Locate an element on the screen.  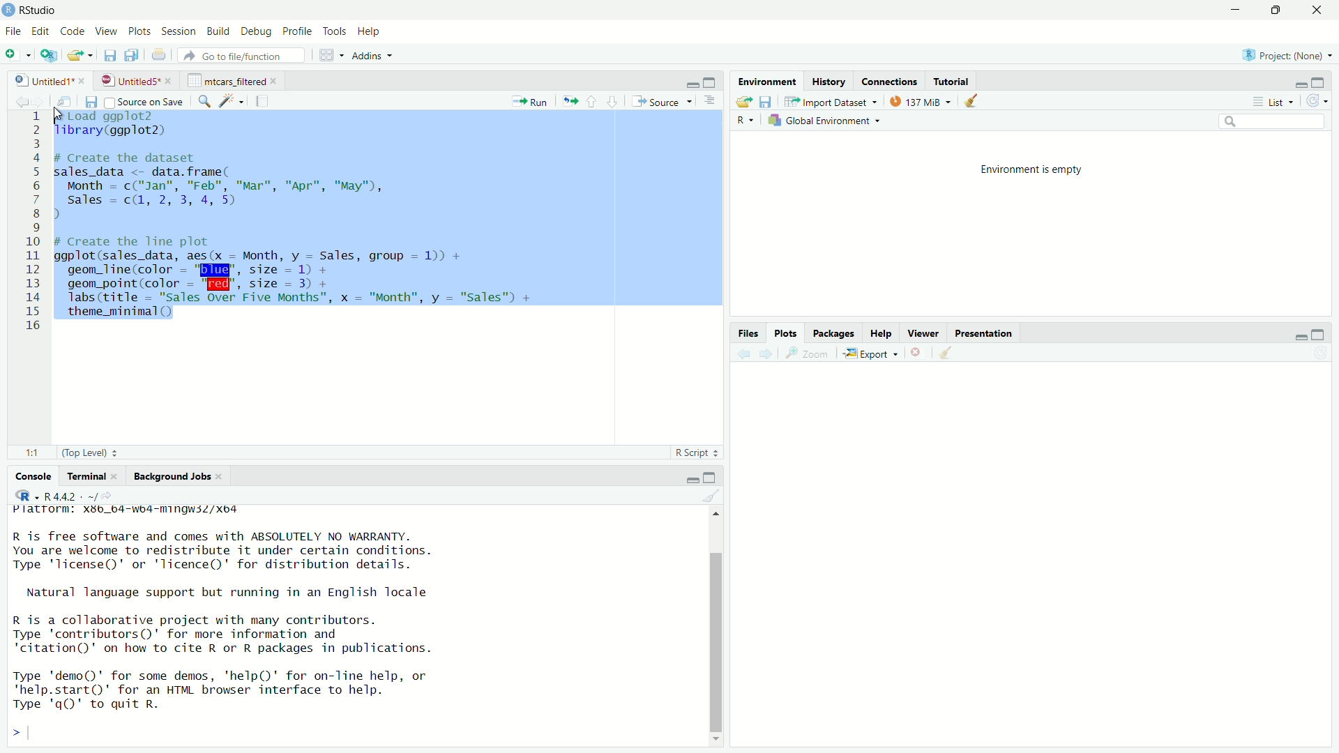
files is located at coordinates (750, 334).